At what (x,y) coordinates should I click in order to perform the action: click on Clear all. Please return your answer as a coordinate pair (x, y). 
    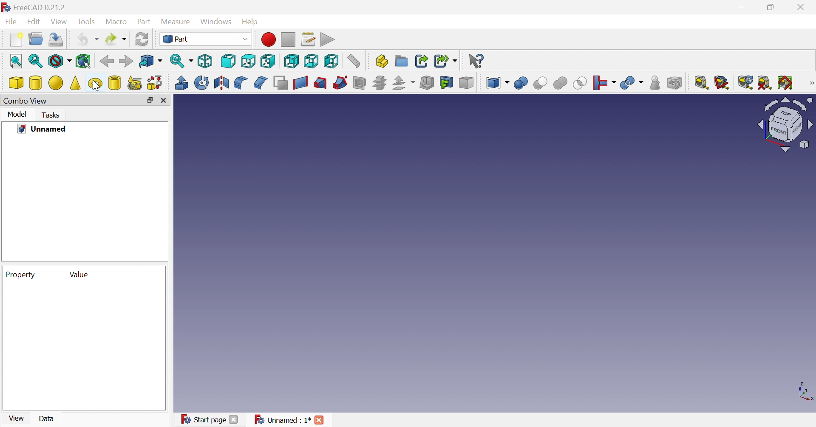
    Looking at the image, I should click on (766, 82).